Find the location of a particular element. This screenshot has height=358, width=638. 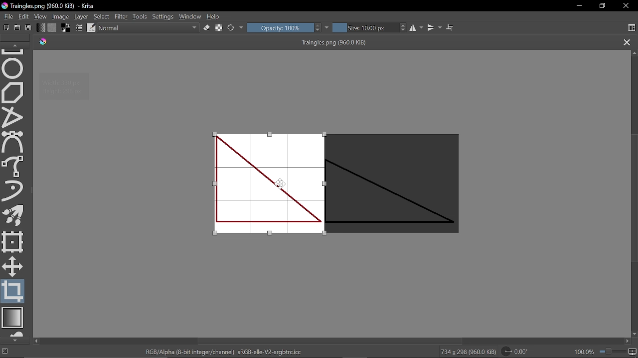

"RGB/Alpha (8-bit integer/channel) sRGB-elle-V2-srgbtrc.icc is located at coordinates (223, 352).